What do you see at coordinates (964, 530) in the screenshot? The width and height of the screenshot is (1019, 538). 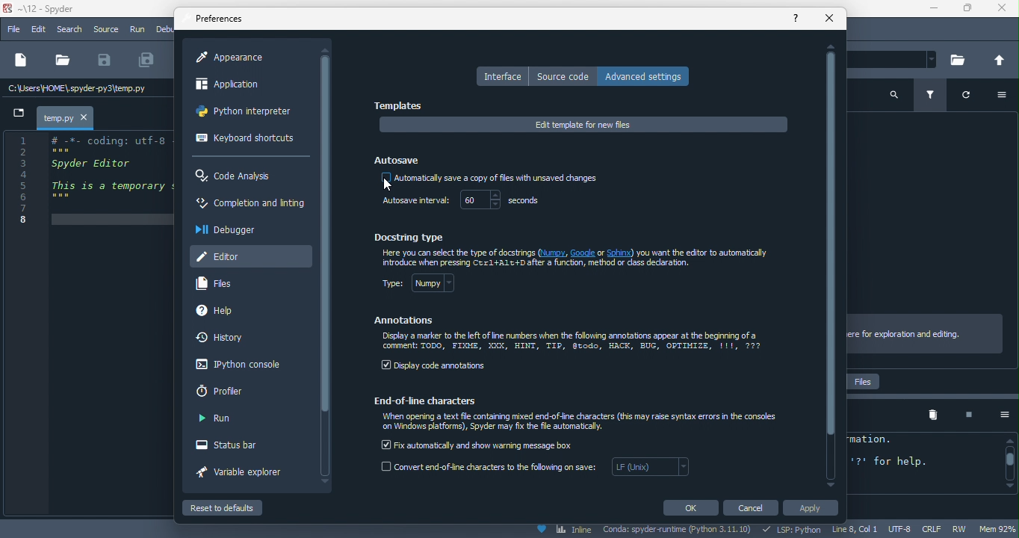 I see `rw` at bounding box center [964, 530].